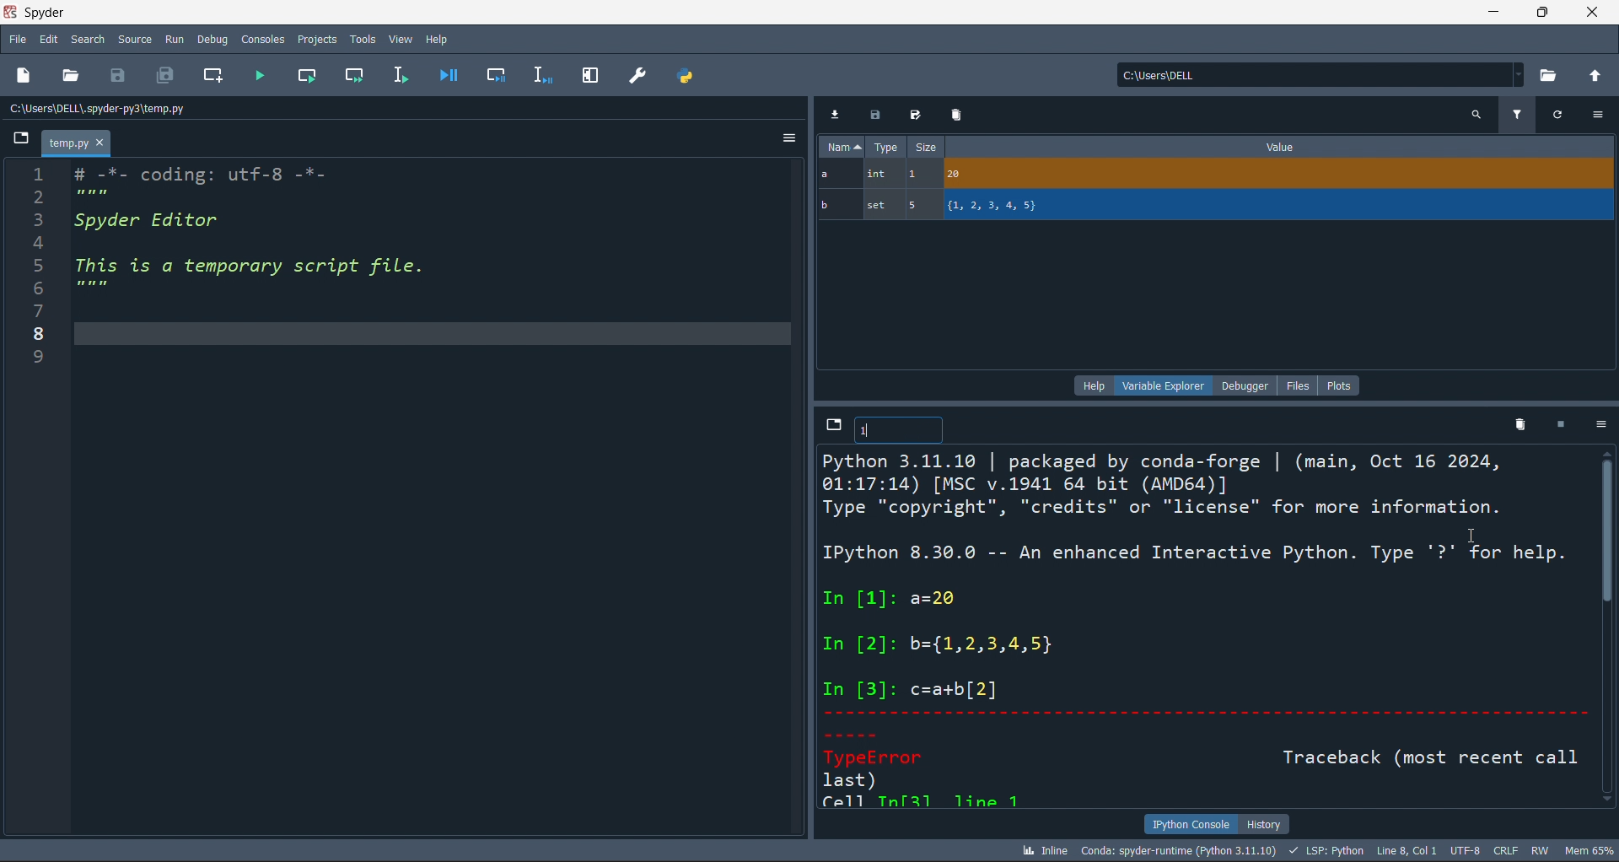  I want to click on scroll bar, so click(1609, 630).